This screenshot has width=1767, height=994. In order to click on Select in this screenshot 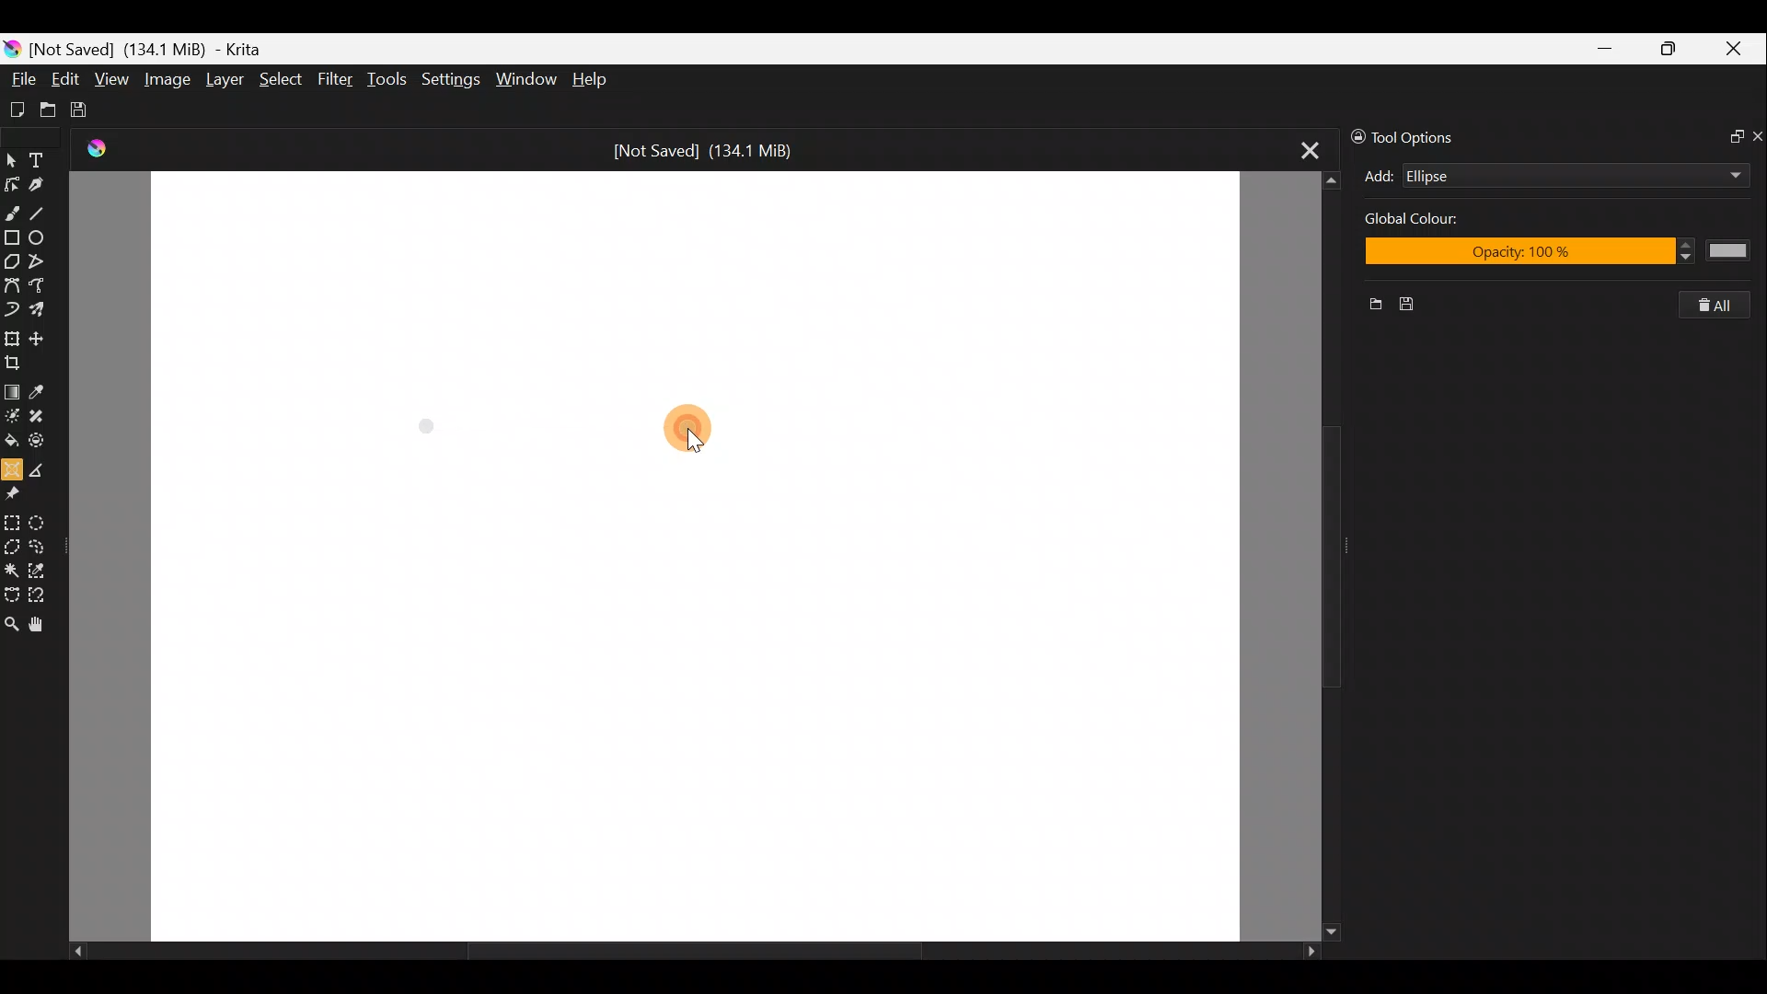, I will do `click(281, 84)`.